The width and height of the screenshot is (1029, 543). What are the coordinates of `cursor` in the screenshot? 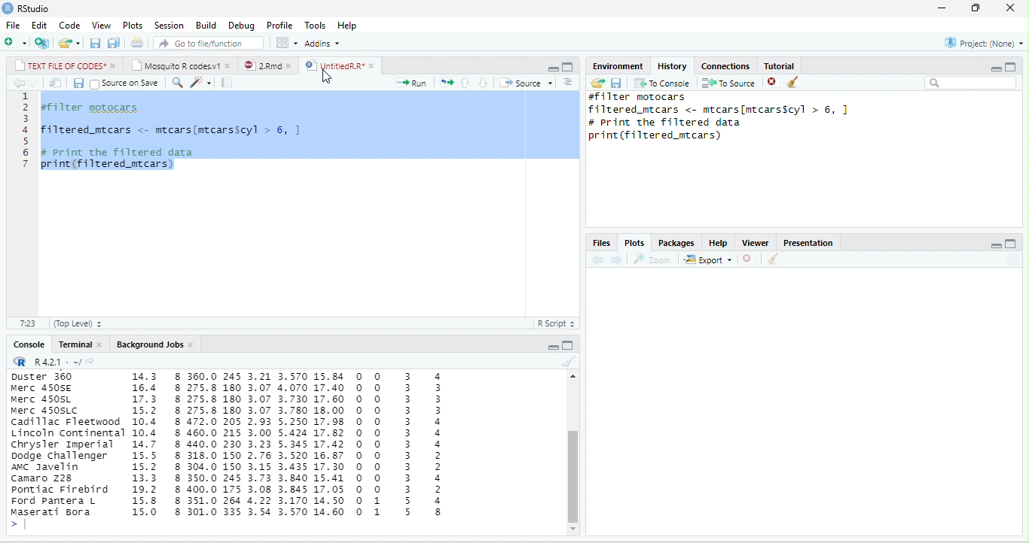 It's located at (327, 78).